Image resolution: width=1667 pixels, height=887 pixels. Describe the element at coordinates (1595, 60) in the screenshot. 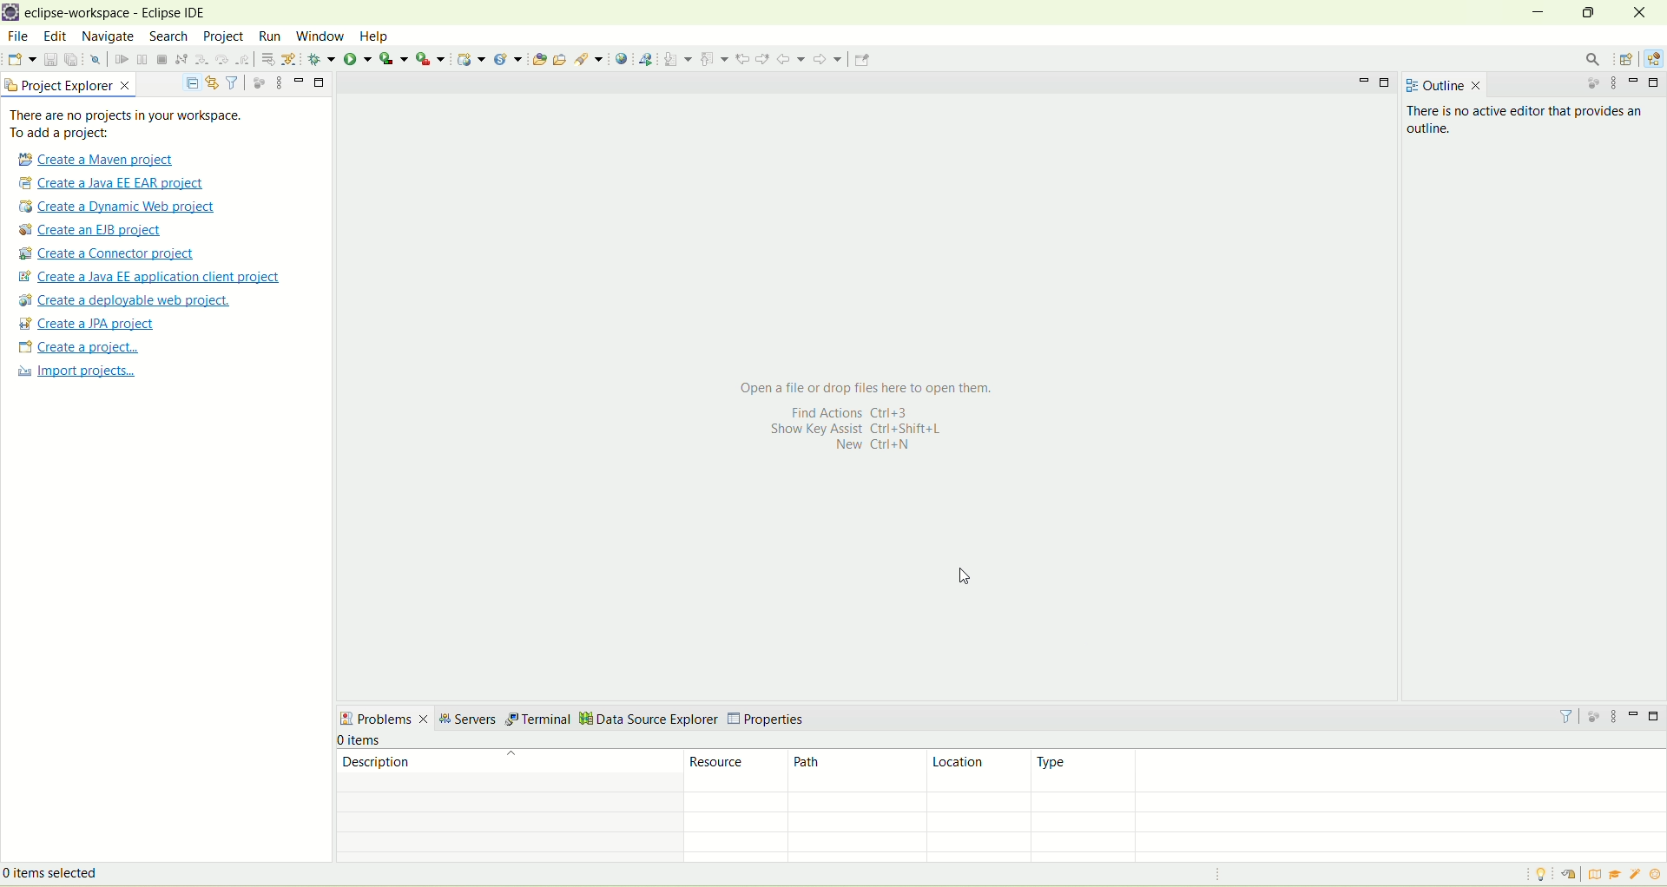

I see `search` at that location.